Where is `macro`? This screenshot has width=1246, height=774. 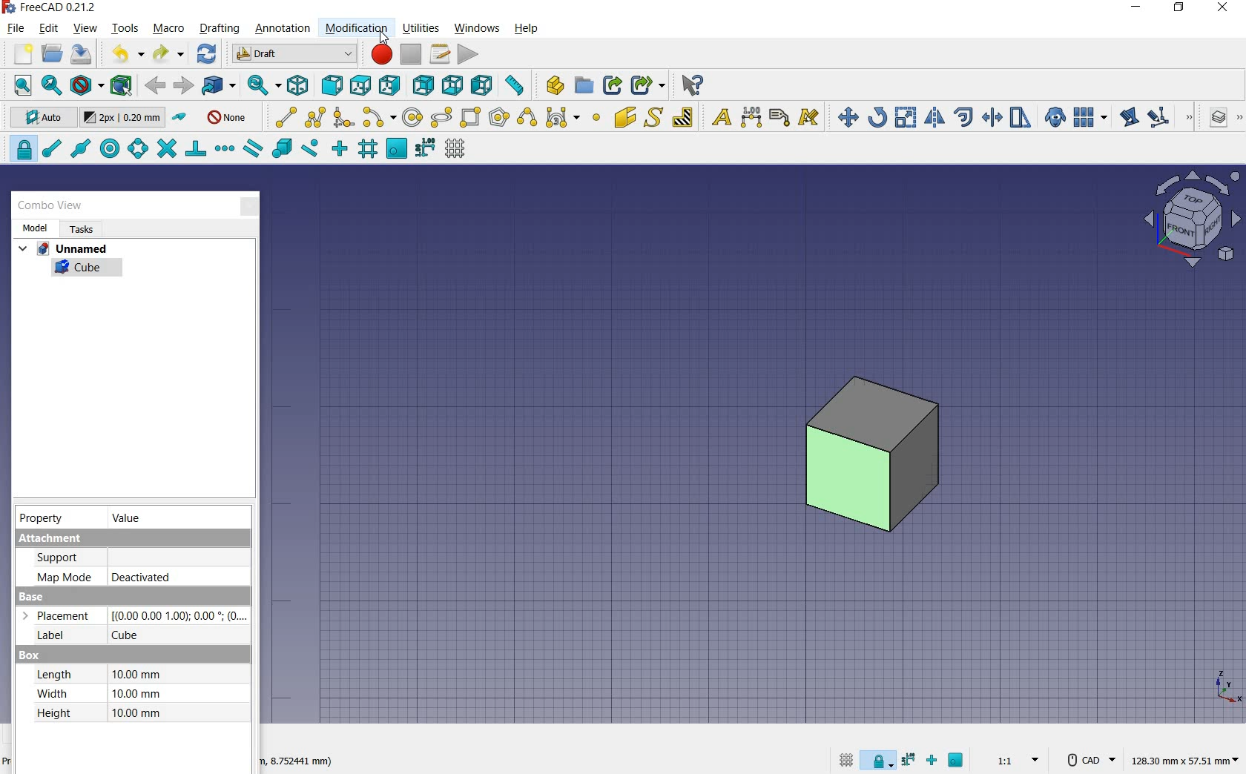
macro is located at coordinates (168, 30).